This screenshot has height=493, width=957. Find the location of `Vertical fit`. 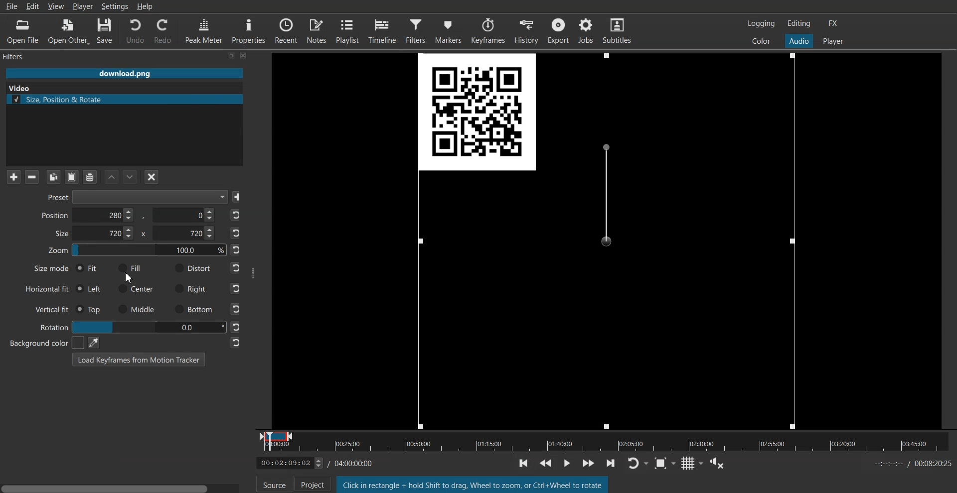

Vertical fit is located at coordinates (48, 308).